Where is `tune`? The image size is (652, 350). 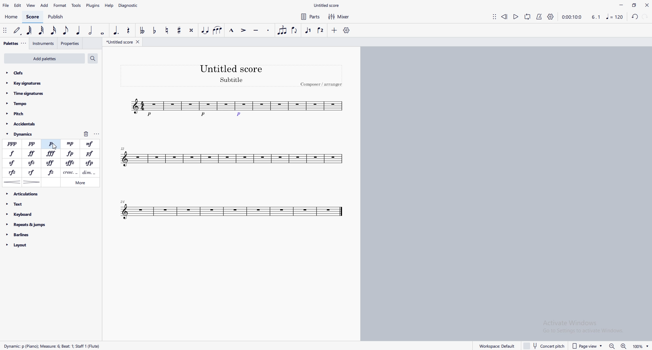 tune is located at coordinates (233, 211).